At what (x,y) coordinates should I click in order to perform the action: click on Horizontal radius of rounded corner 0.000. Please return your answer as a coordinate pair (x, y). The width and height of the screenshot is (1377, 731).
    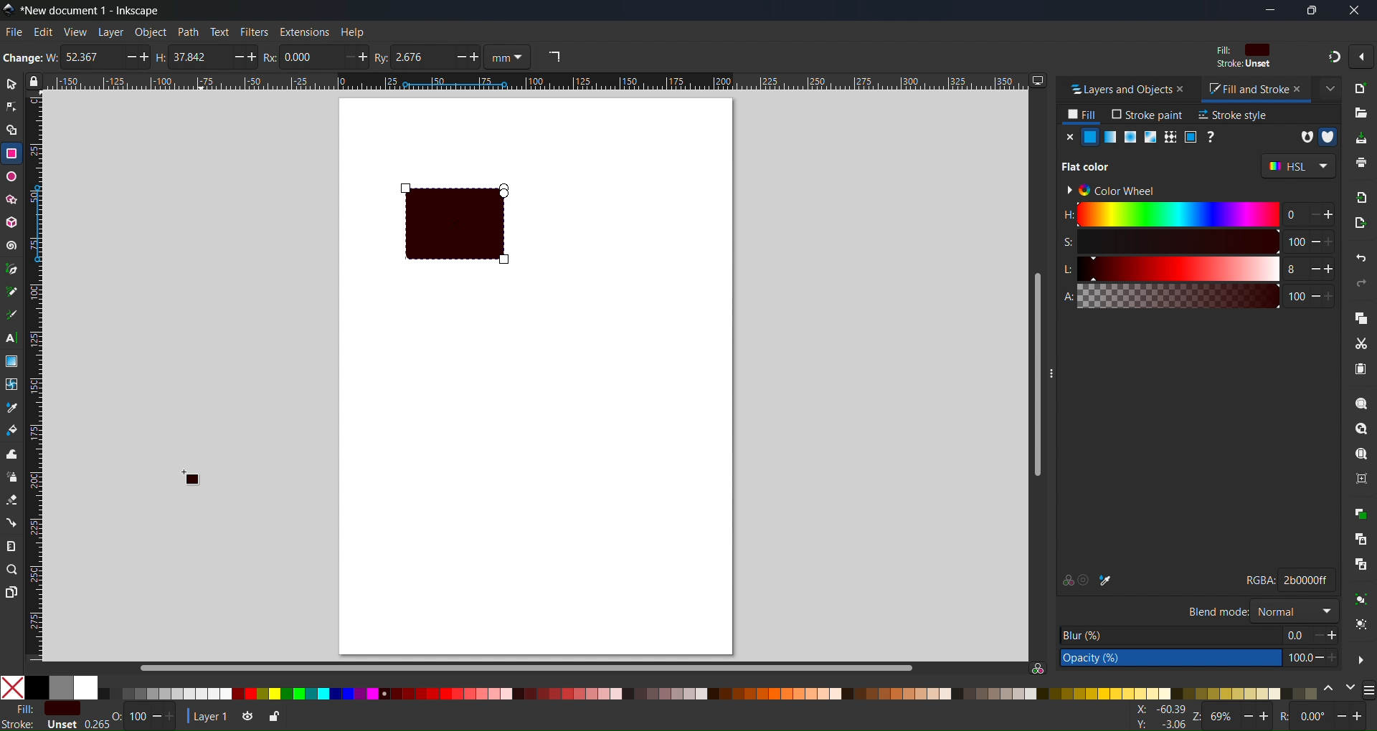
    Looking at the image, I should click on (308, 57).